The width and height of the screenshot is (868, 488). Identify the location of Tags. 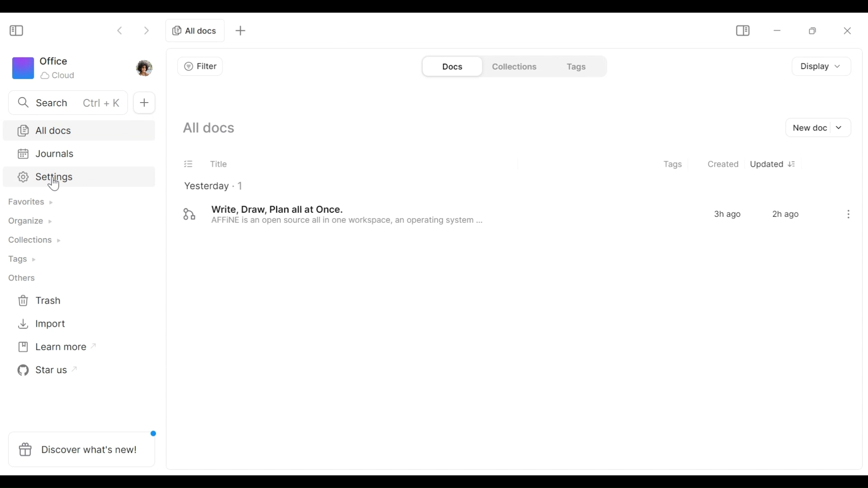
(577, 66).